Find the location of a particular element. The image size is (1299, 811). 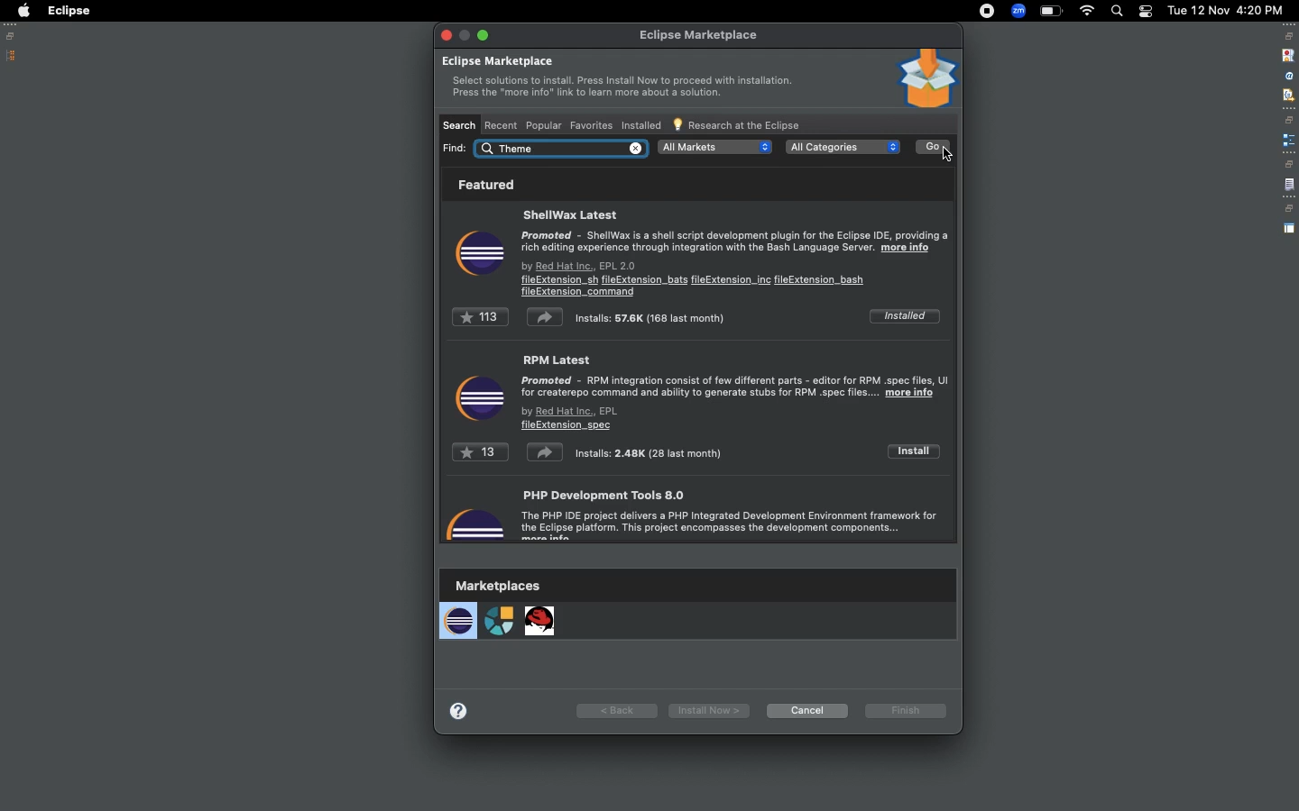

all markets is located at coordinates (715, 147).